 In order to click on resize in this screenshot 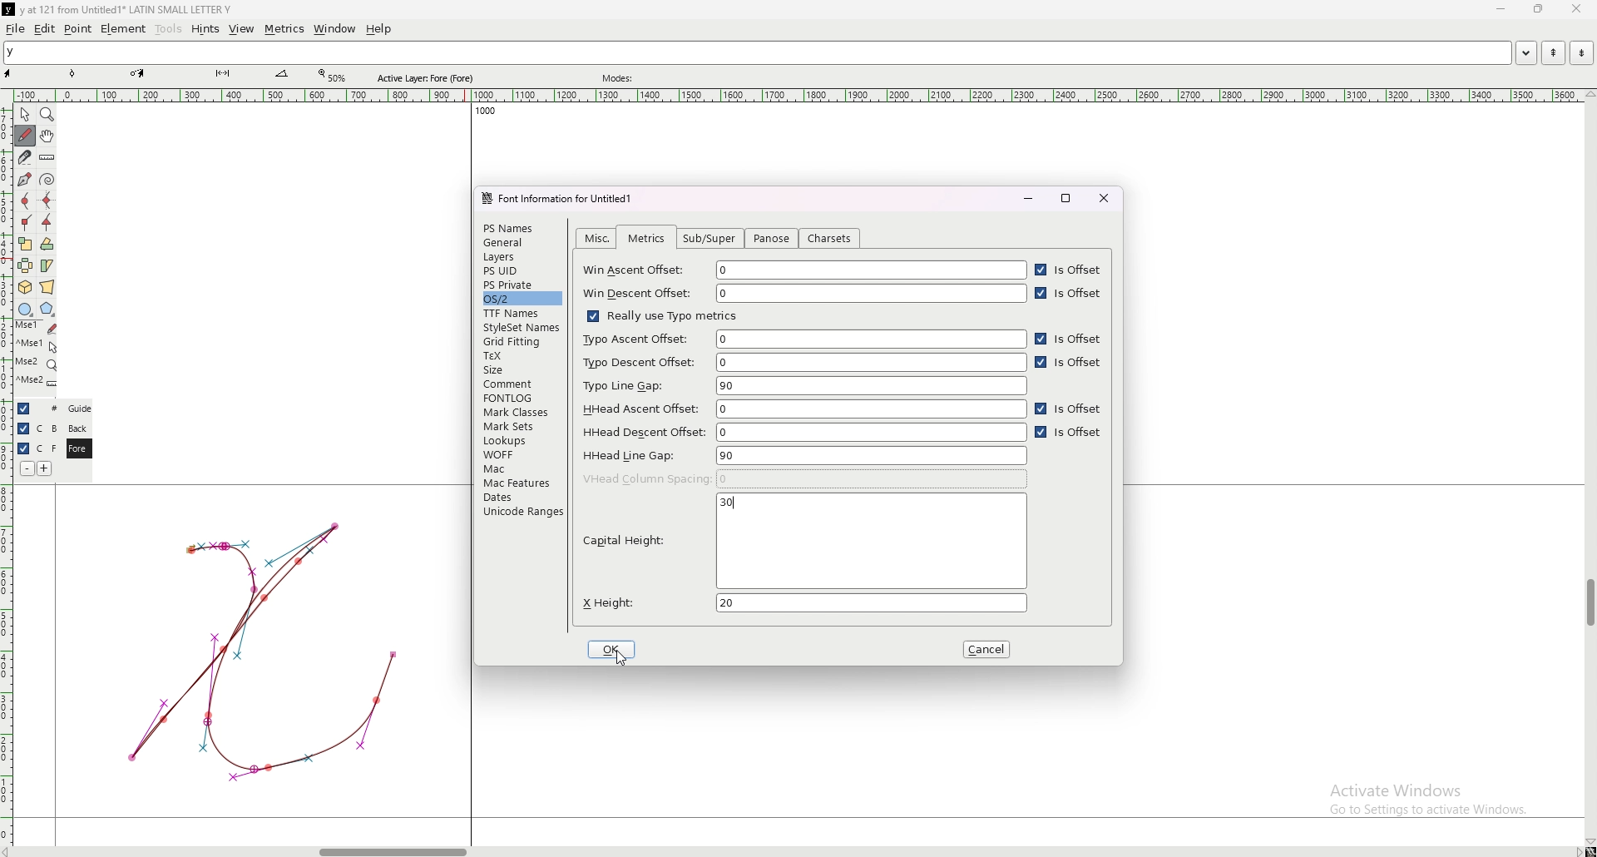, I will do `click(1537, 9)`.